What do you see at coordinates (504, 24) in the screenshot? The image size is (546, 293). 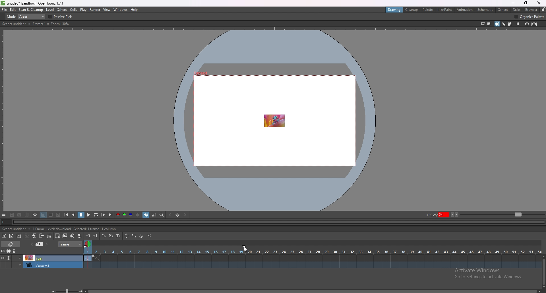 I see `3d` at bounding box center [504, 24].